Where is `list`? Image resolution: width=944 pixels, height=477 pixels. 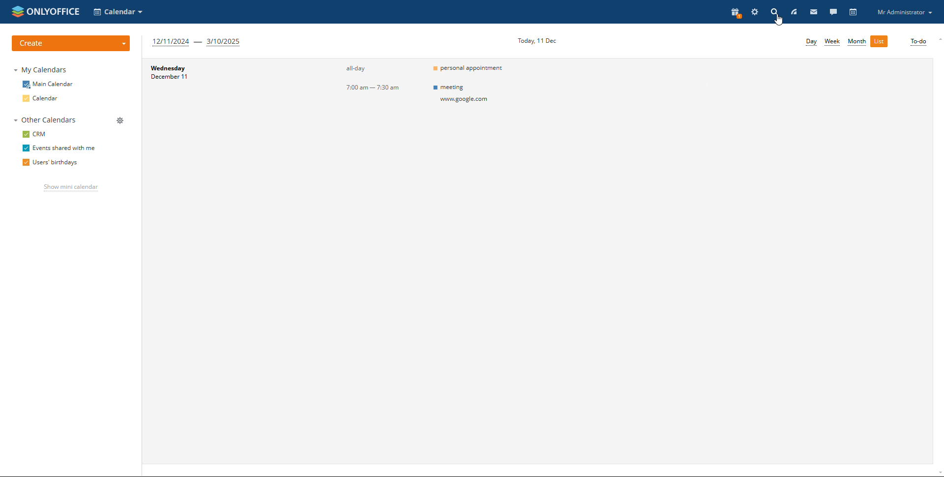
list is located at coordinates (880, 41).